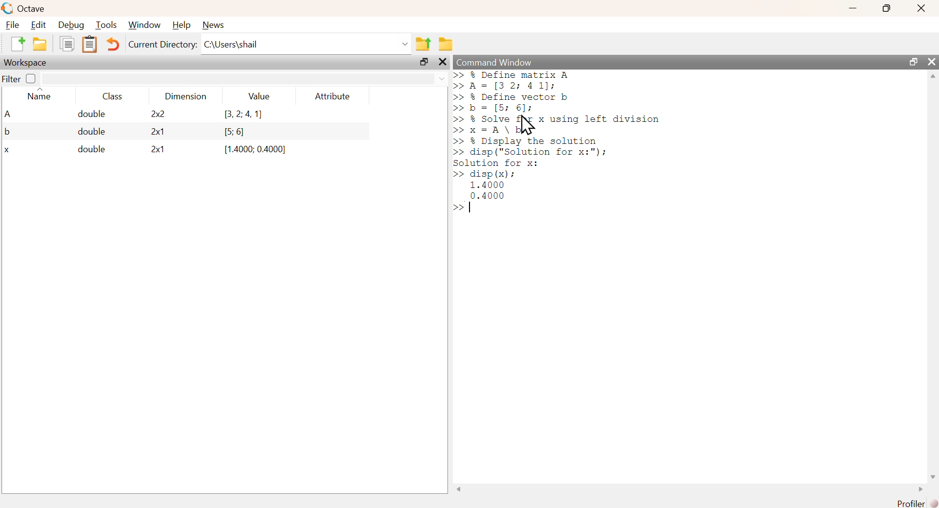 The image size is (939, 508). I want to click on close, so click(442, 63).